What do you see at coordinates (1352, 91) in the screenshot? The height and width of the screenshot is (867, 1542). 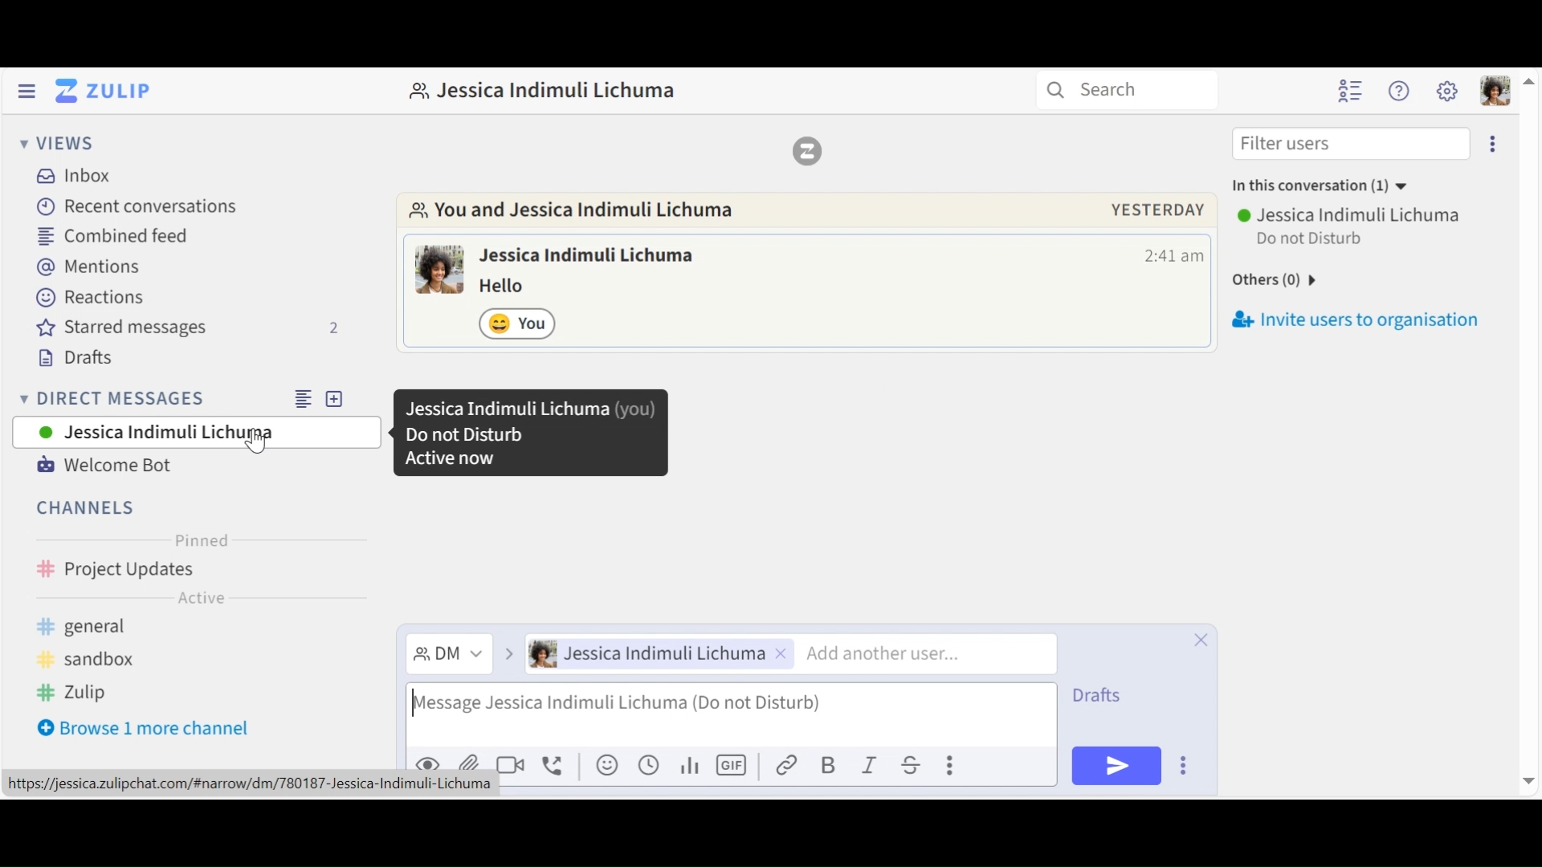 I see `Hide user list` at bounding box center [1352, 91].